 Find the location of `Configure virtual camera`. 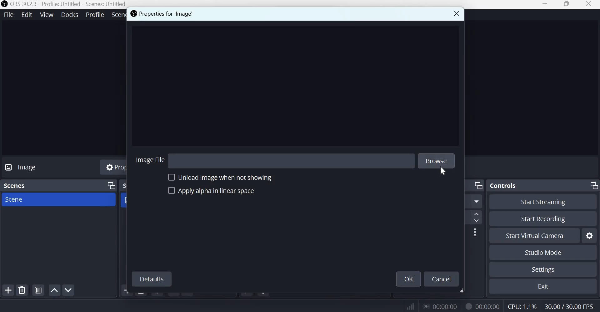

Configure virtual camera is located at coordinates (590, 235).